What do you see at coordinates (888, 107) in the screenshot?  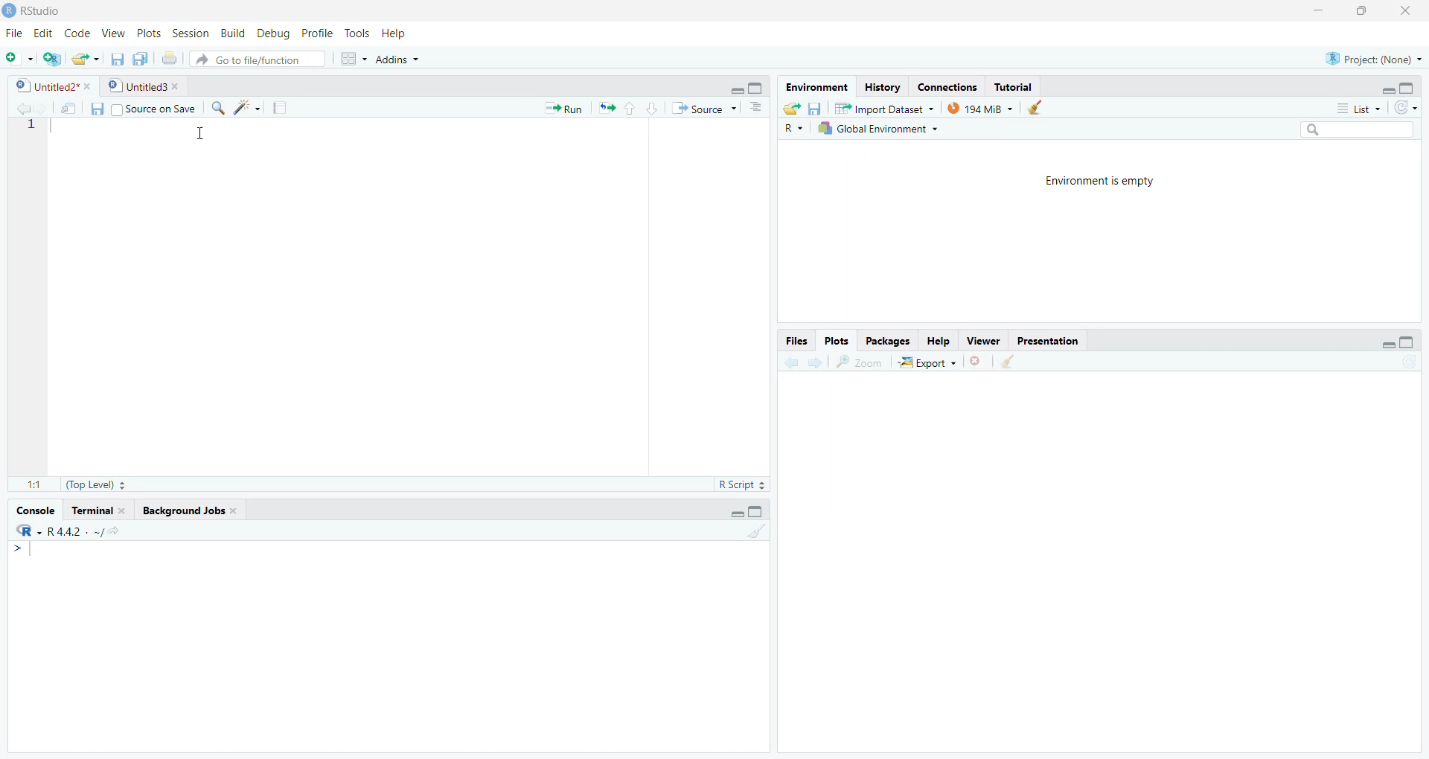 I see `Import Dataset ` at bounding box center [888, 107].